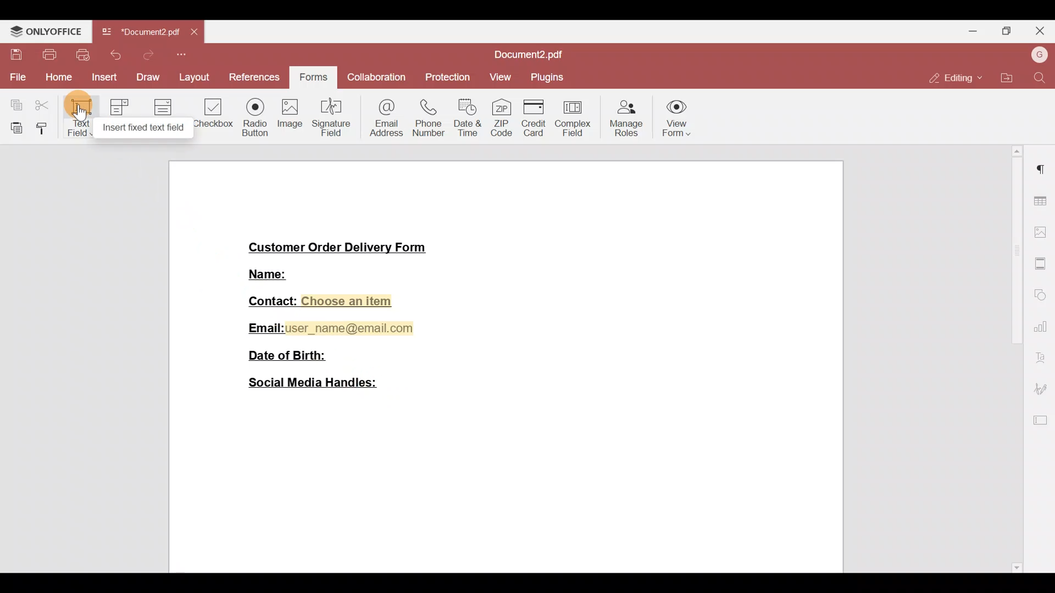  What do you see at coordinates (320, 300) in the screenshot?
I see `Contact: Choose an item` at bounding box center [320, 300].